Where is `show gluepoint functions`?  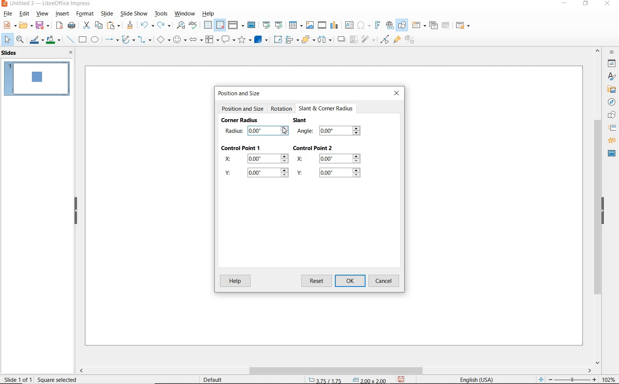
show gluepoint functions is located at coordinates (396, 40).